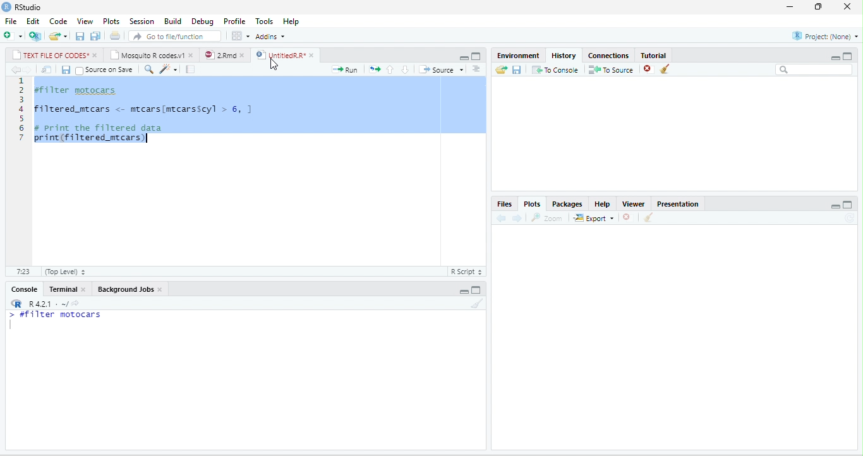  What do you see at coordinates (23, 289) in the screenshot?
I see `Console` at bounding box center [23, 289].